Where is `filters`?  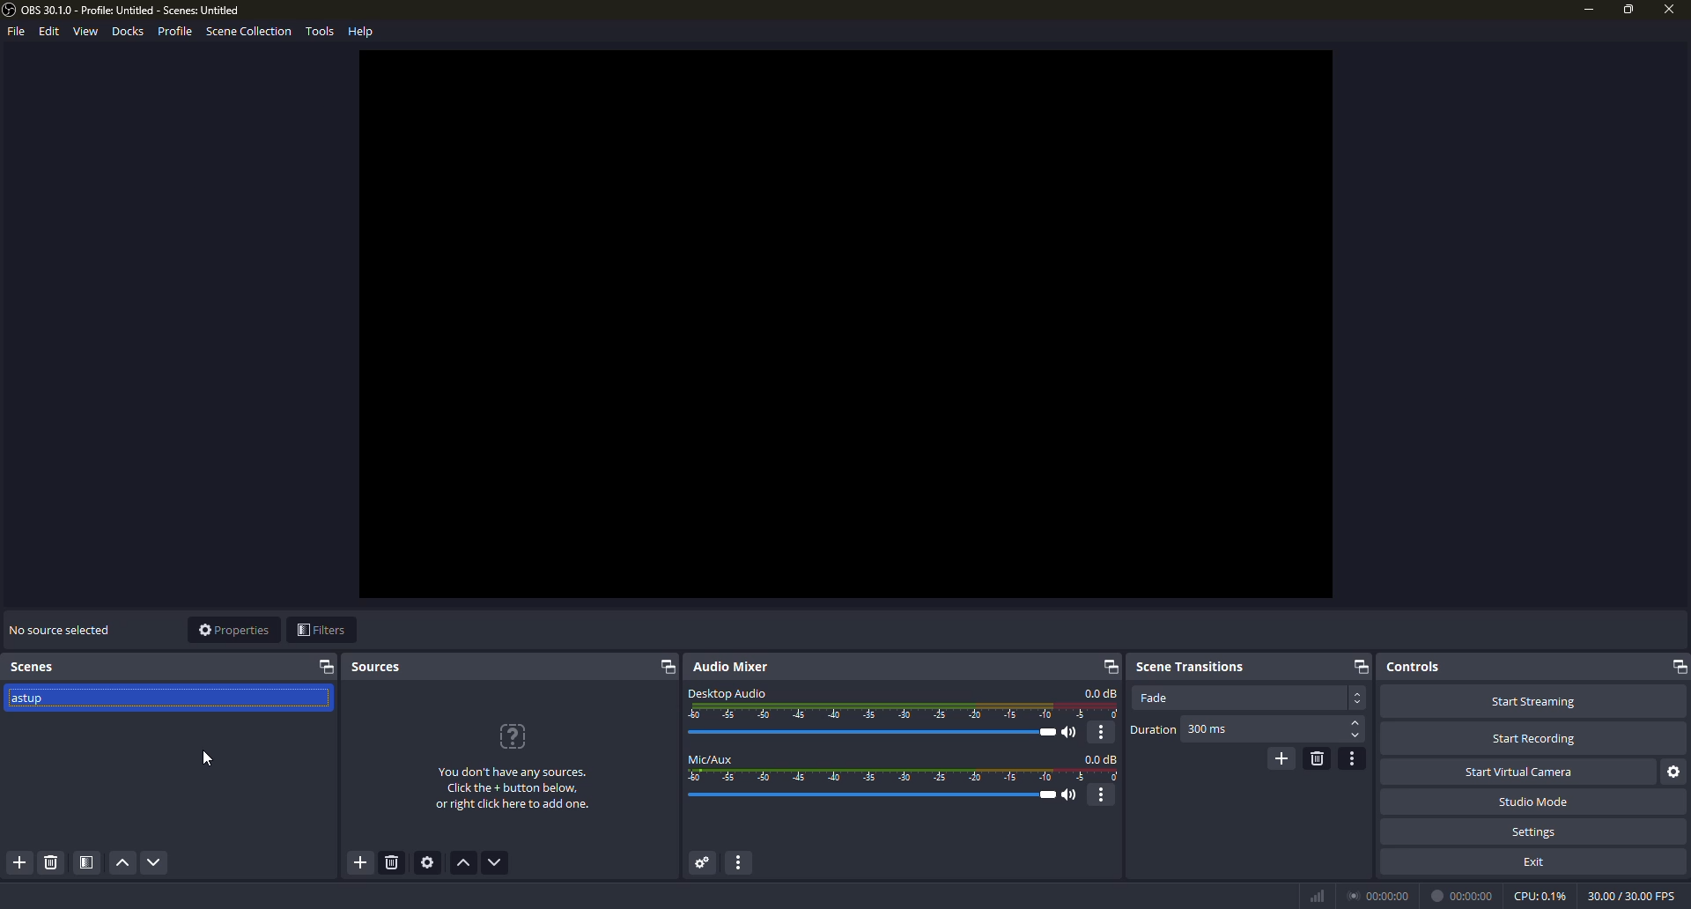 filters is located at coordinates (321, 631).